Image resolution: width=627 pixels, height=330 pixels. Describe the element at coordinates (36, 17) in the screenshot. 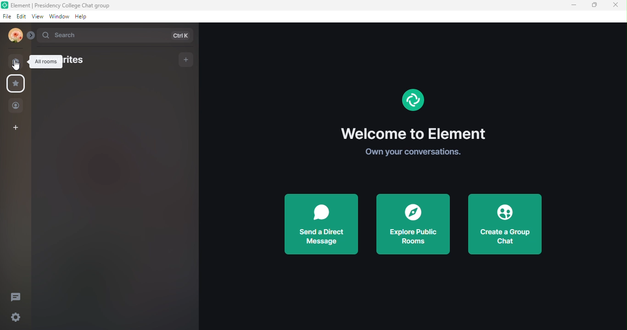

I see `view` at that location.